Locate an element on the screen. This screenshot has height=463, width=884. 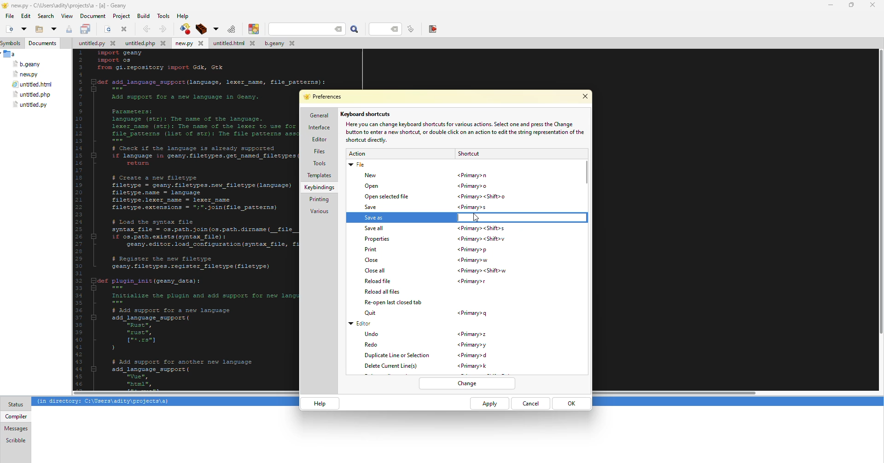
file is located at coordinates (189, 44).